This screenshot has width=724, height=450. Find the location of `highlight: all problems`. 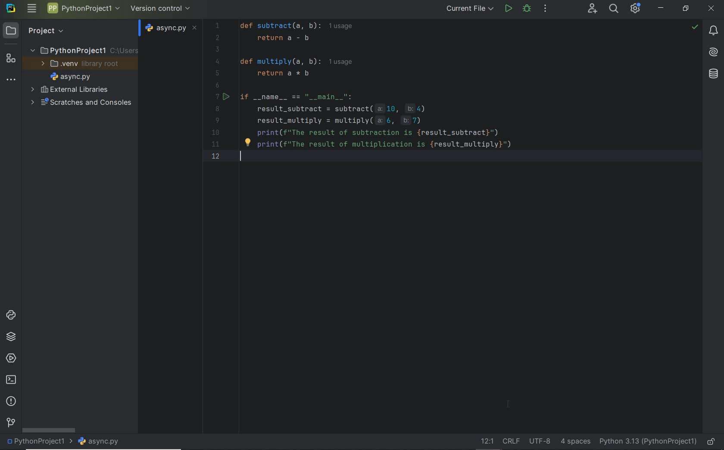

highlight: all problems is located at coordinates (694, 28).